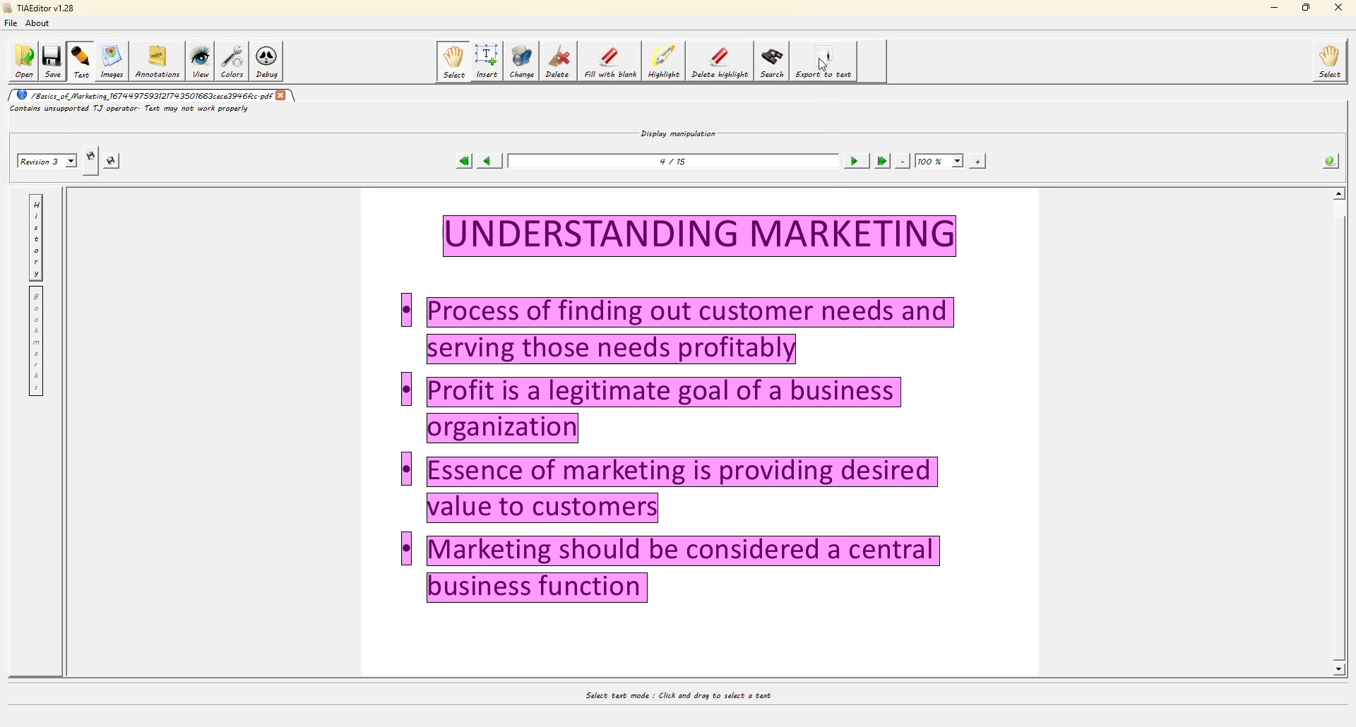 Image resolution: width=1356 pixels, height=727 pixels. What do you see at coordinates (451, 60) in the screenshot?
I see `select` at bounding box center [451, 60].